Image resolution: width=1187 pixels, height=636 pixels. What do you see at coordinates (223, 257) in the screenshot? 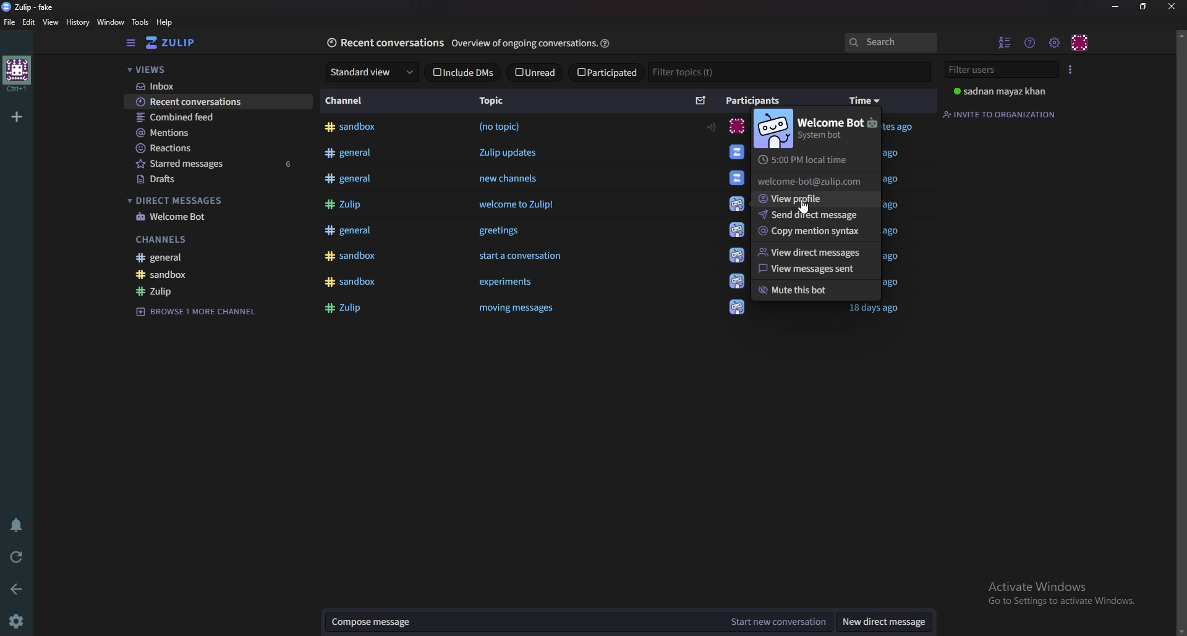
I see `General` at bounding box center [223, 257].